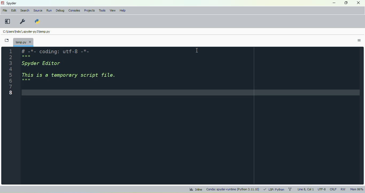  What do you see at coordinates (12, 3) in the screenshot?
I see `spyder` at bounding box center [12, 3].